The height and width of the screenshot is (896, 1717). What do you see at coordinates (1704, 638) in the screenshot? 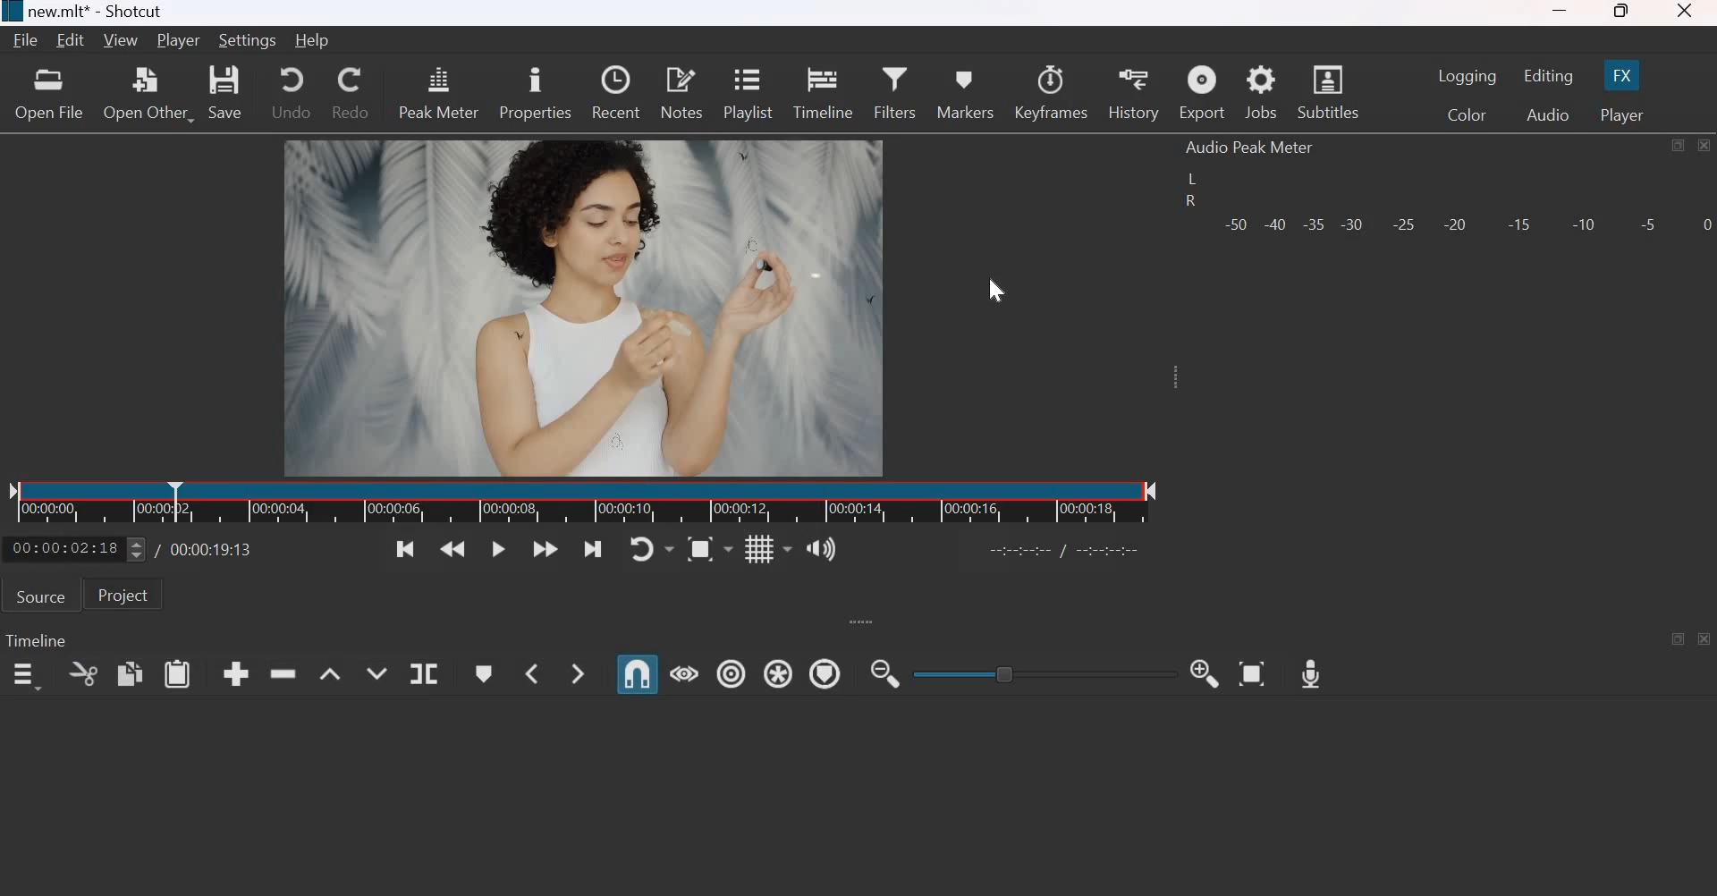
I see `close` at bounding box center [1704, 638].